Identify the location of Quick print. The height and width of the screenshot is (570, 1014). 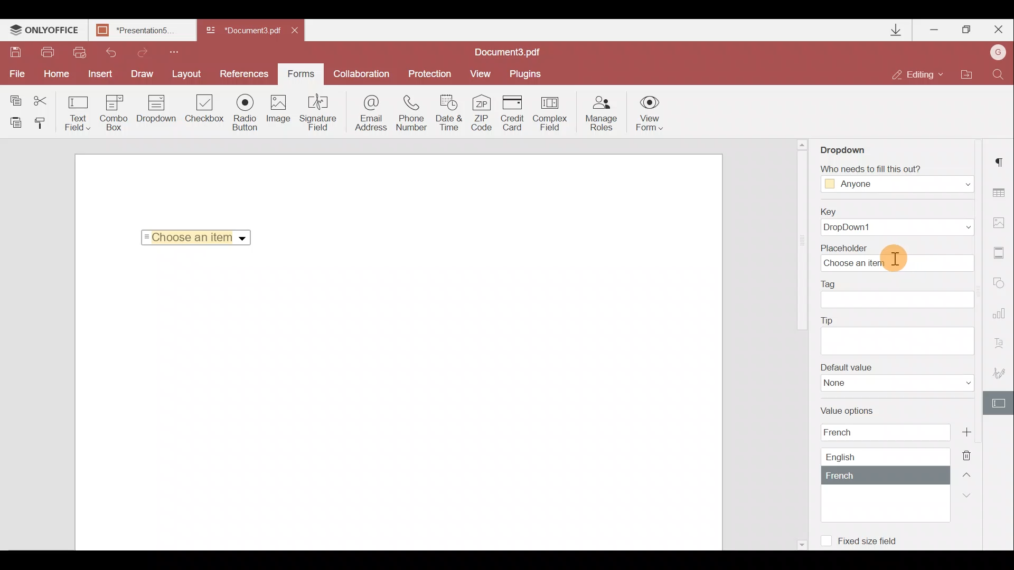
(78, 52).